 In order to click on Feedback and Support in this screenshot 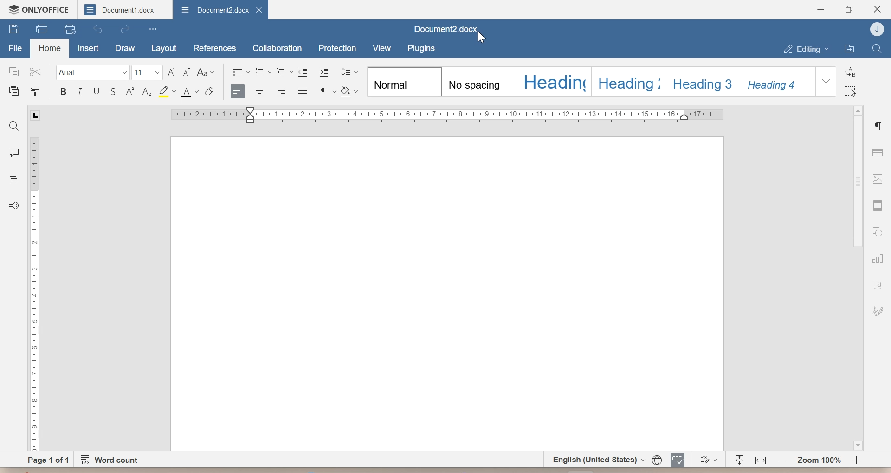, I will do `click(12, 206)`.